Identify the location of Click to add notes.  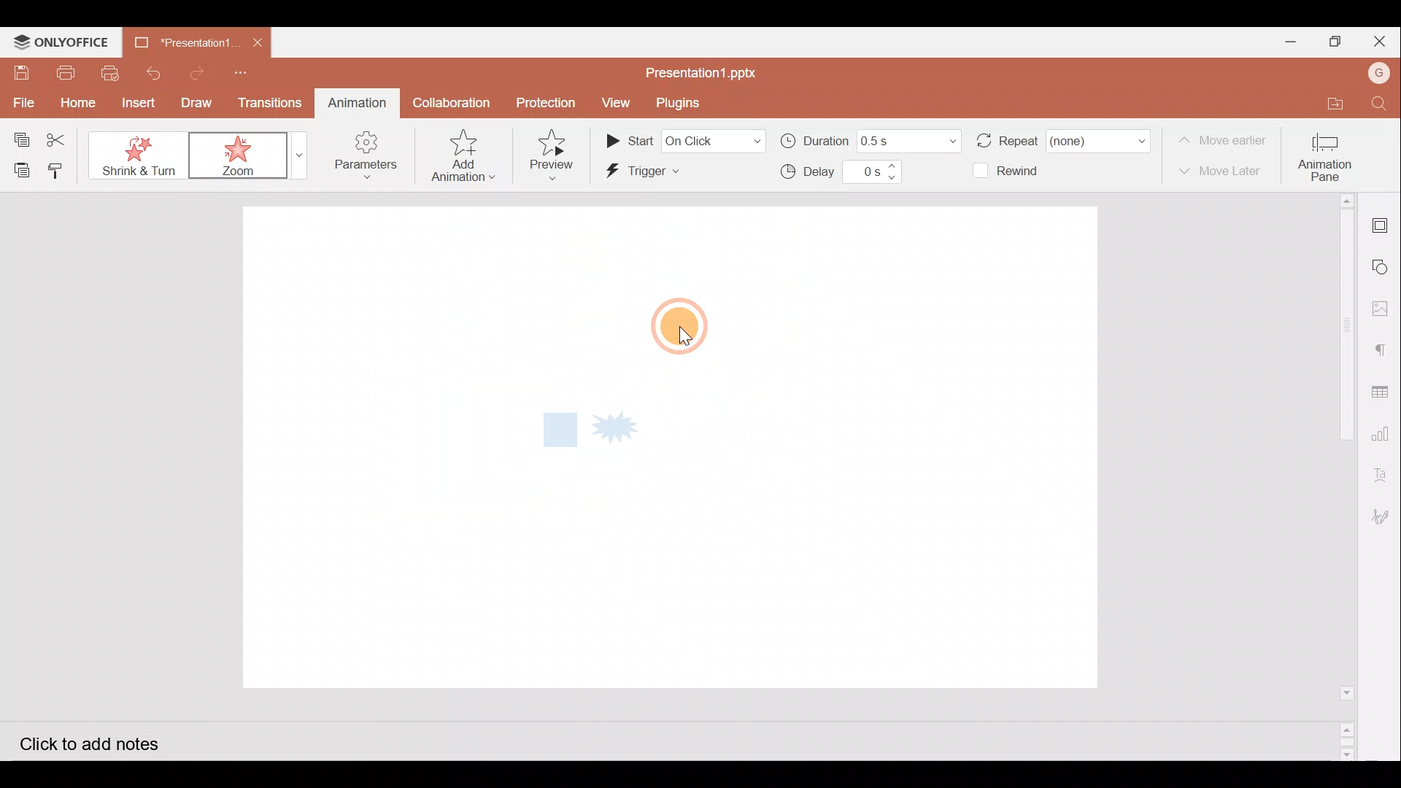
(105, 741).